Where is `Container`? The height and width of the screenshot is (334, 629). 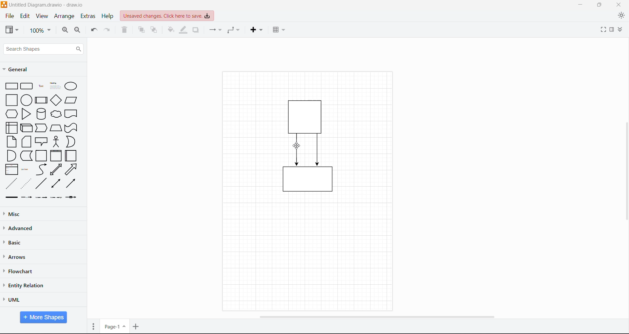 Container is located at coordinates (42, 156).